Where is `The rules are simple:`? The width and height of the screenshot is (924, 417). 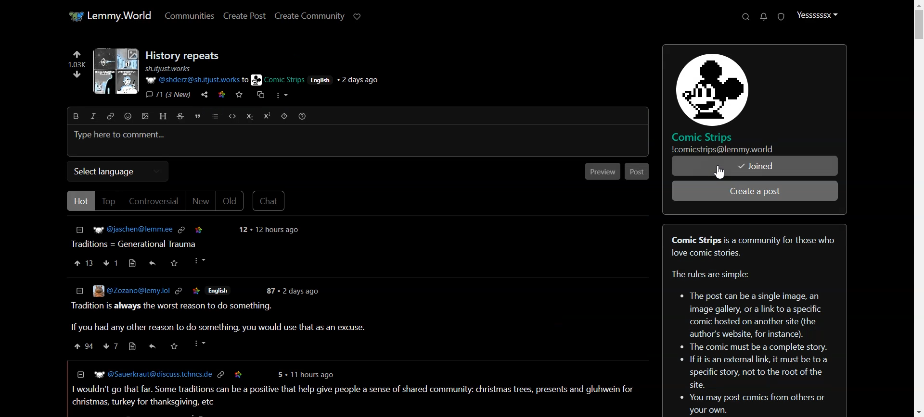
The rules are simple: is located at coordinates (710, 275).